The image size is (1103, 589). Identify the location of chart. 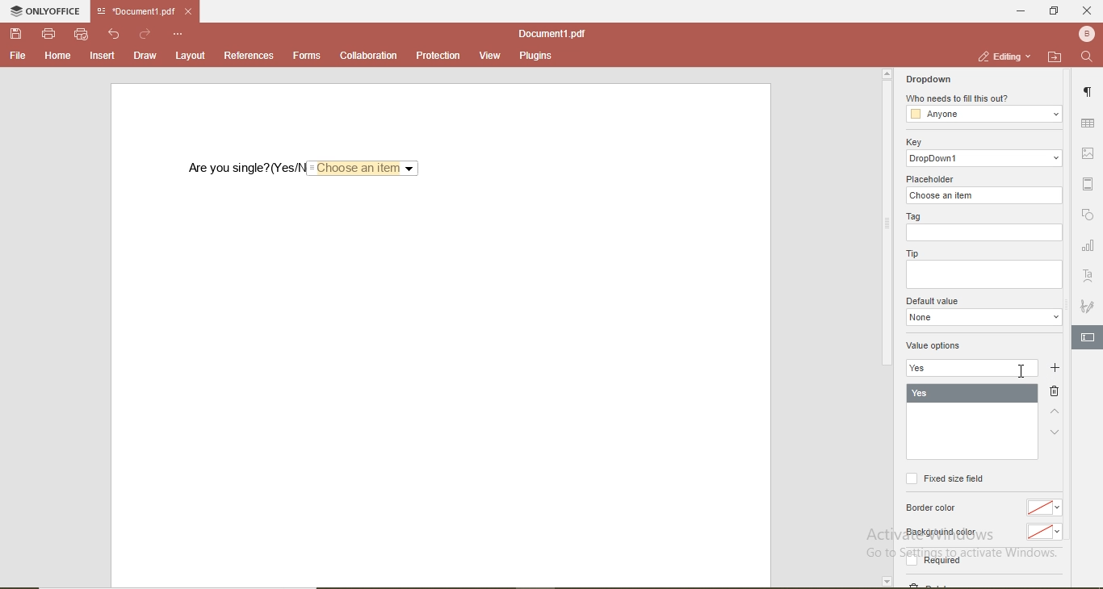
(1088, 245).